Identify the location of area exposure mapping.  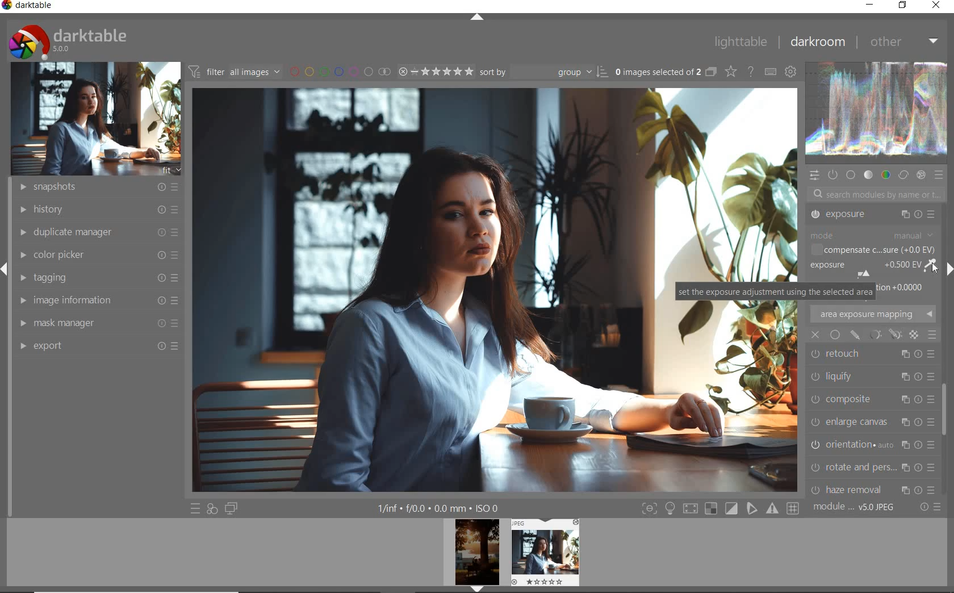
(873, 314).